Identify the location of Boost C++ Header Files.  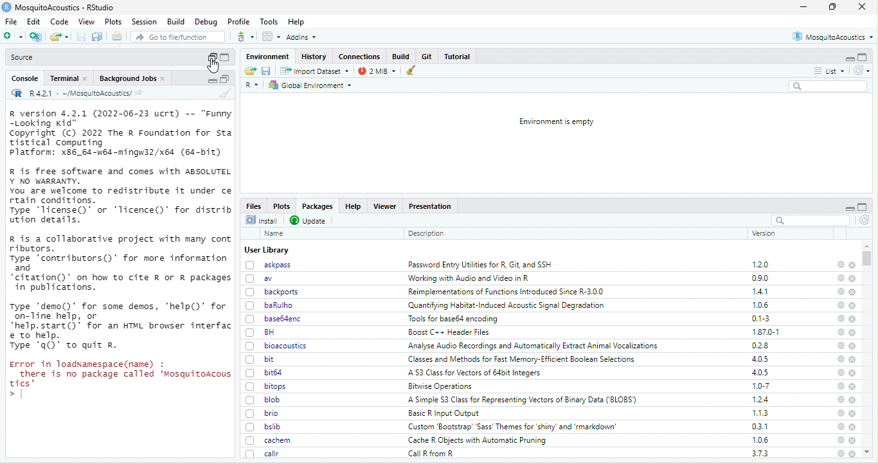
(449, 332).